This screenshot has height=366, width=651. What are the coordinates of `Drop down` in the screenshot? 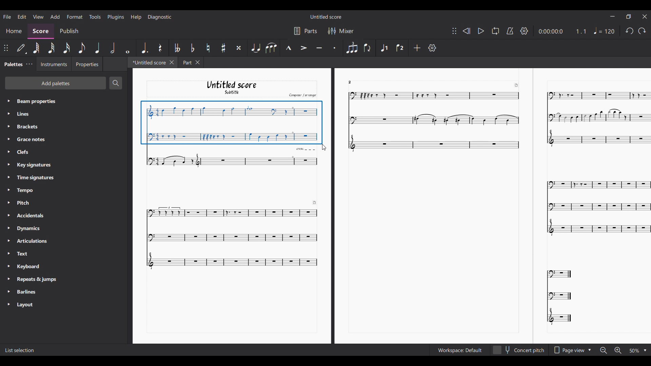 It's located at (591, 349).